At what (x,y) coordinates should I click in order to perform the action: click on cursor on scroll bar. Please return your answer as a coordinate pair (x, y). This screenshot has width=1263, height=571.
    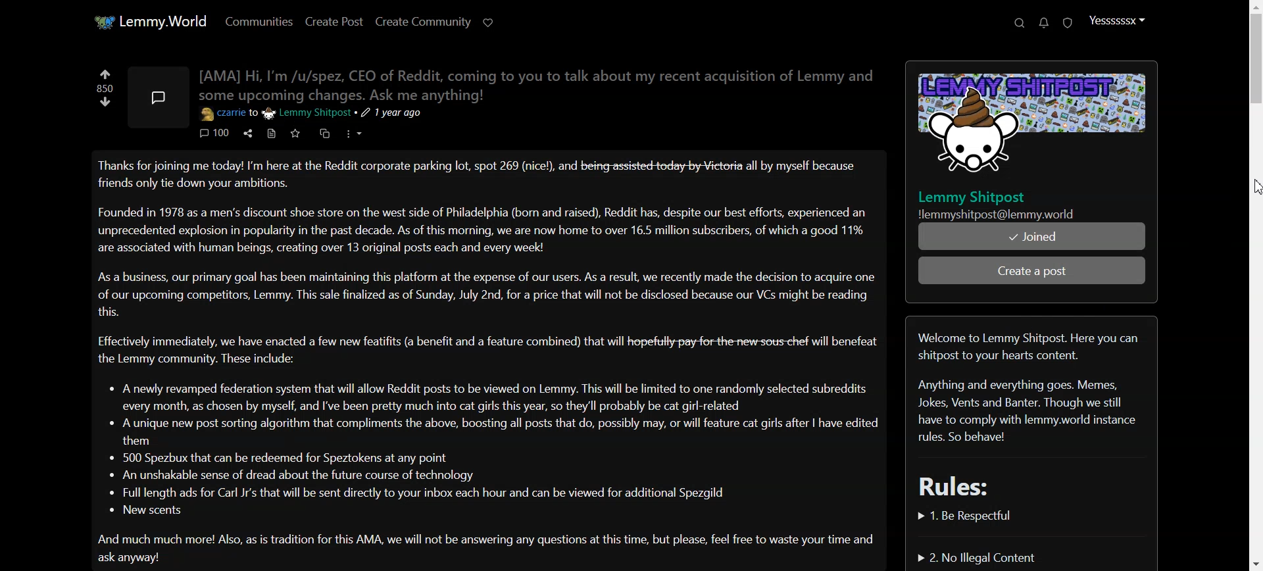
    Looking at the image, I should click on (1254, 187).